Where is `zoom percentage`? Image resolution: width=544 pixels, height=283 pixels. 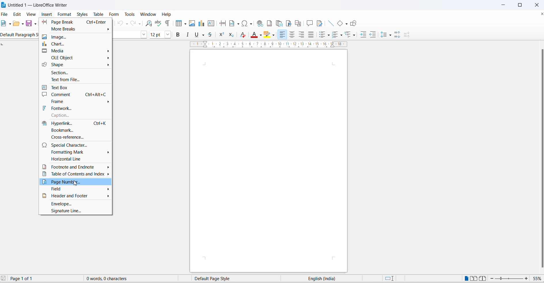 zoom percentage is located at coordinates (537, 279).